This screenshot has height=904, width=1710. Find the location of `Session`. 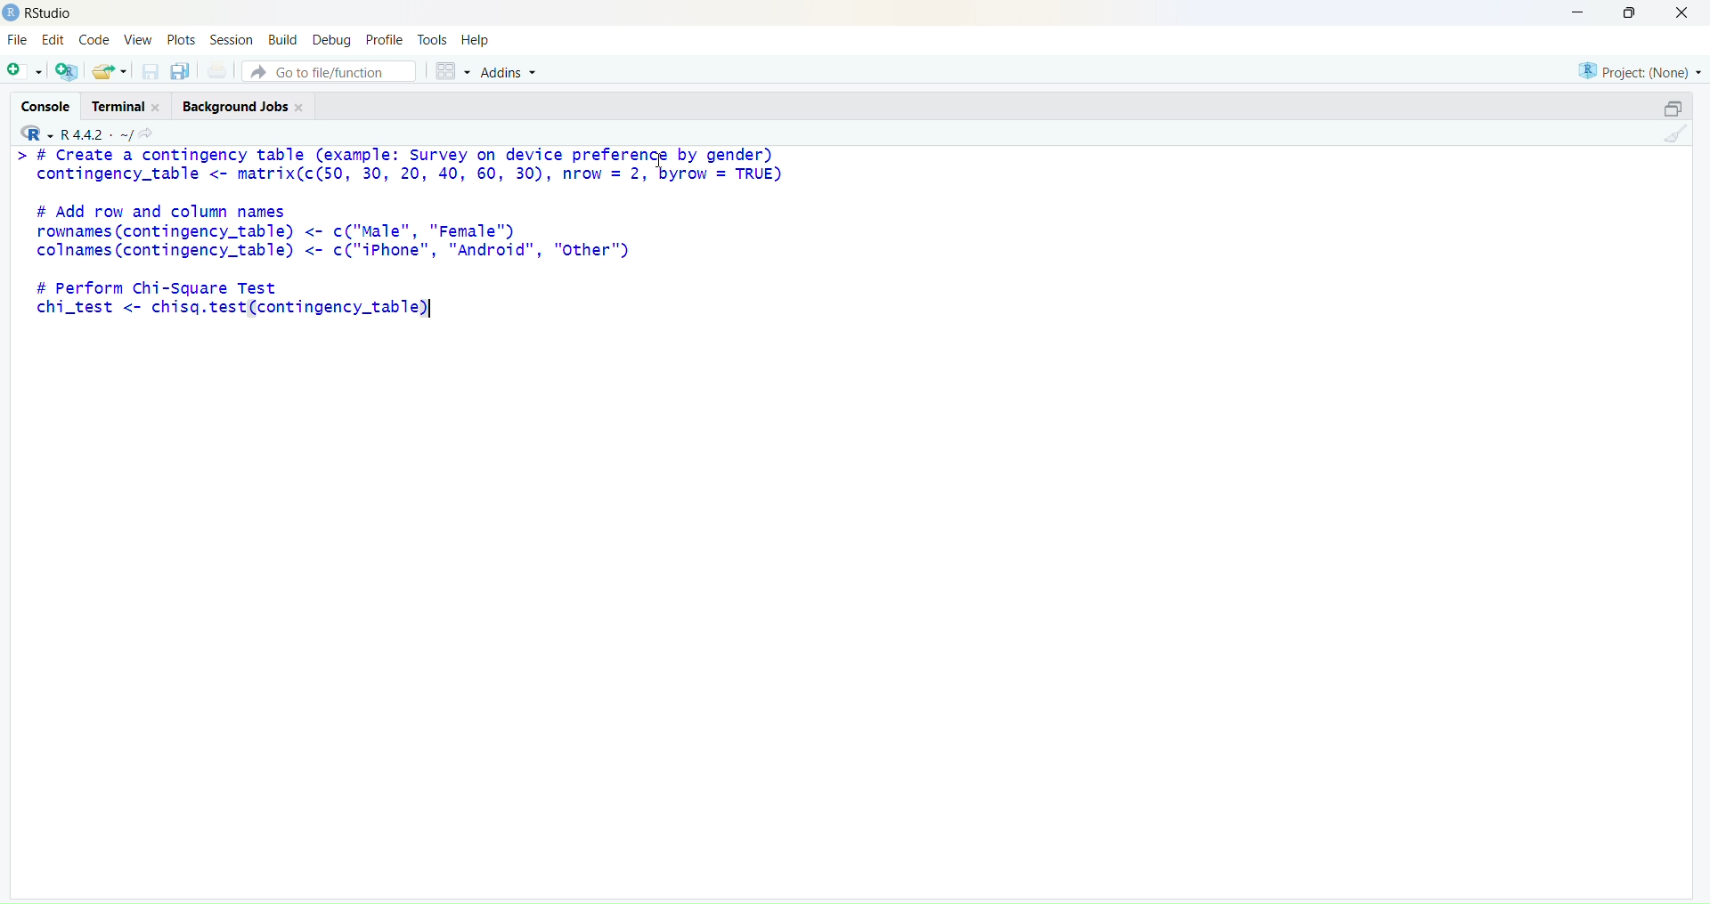

Session is located at coordinates (232, 40).